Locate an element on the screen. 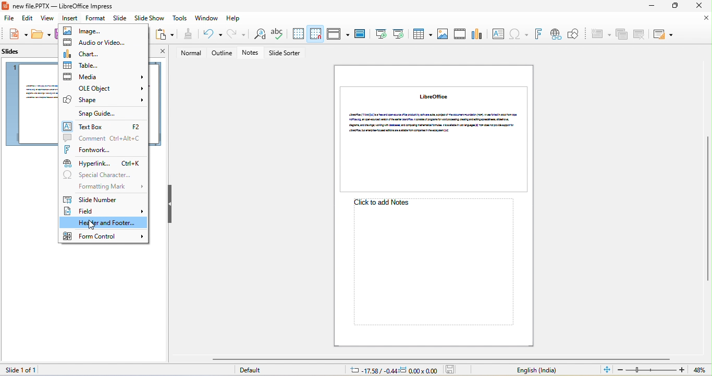 This screenshot has width=712, height=376. dimension: 0.00x0.00 is located at coordinates (419, 370).